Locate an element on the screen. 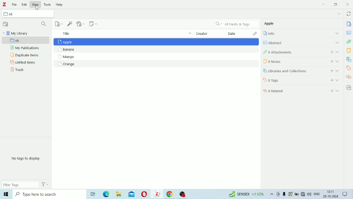 The image size is (353, 199). Google Chrome is located at coordinates (170, 194).